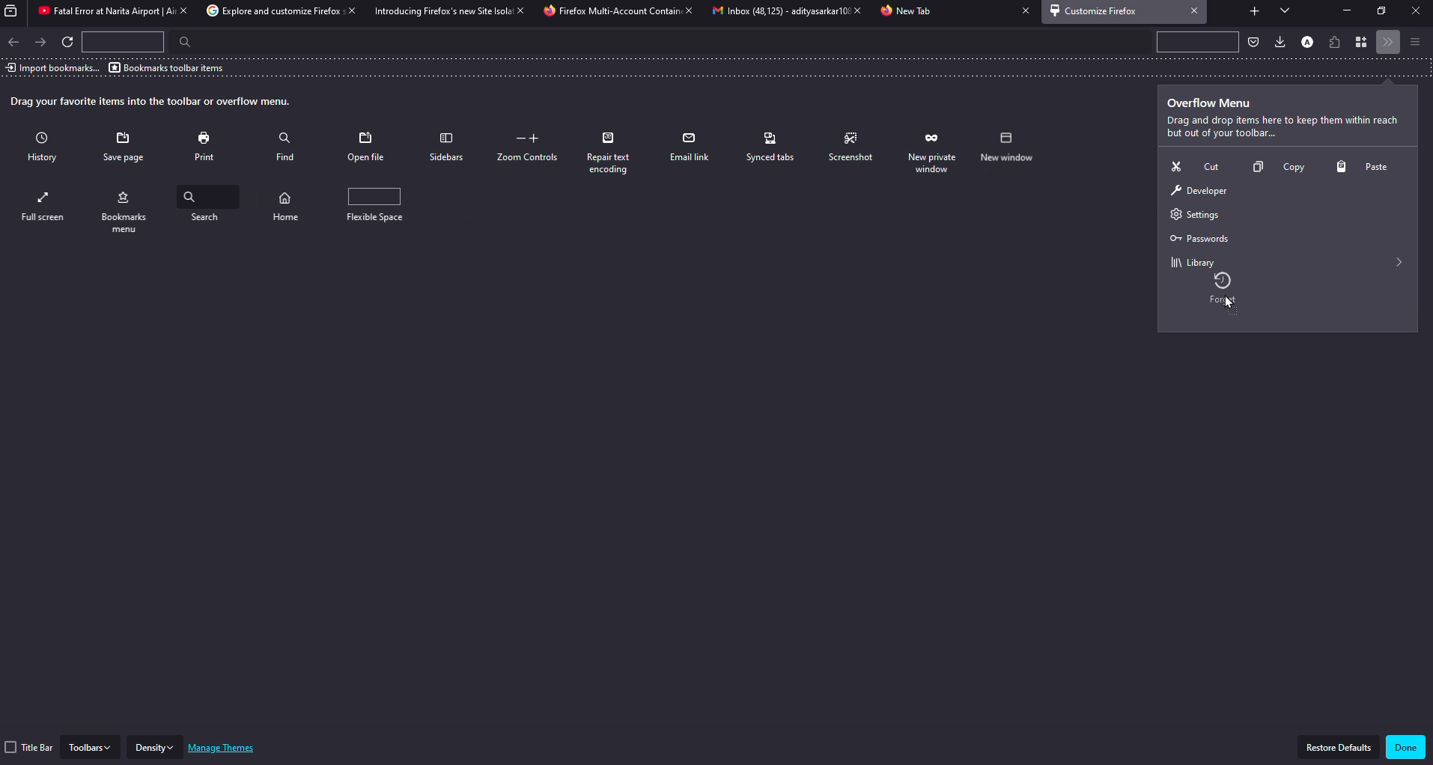  I want to click on paste, so click(1366, 167).